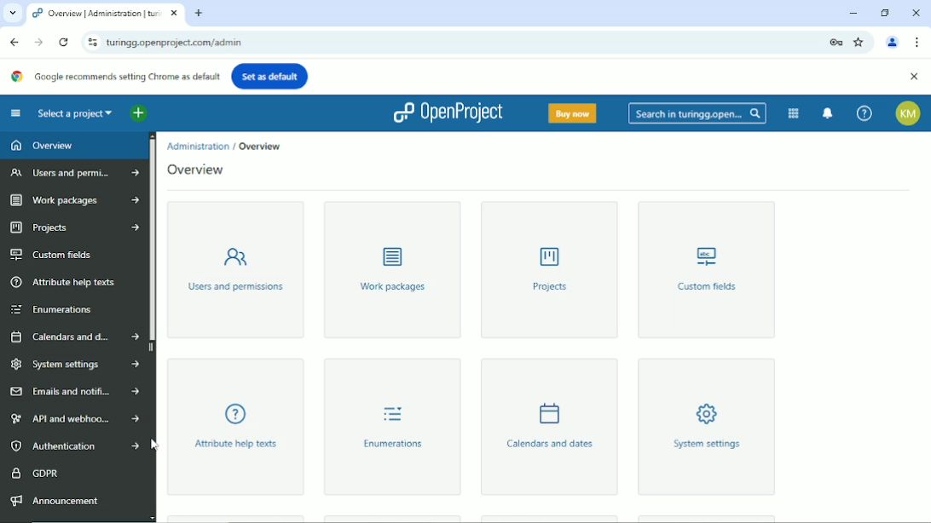 This screenshot has width=931, height=523. I want to click on Close, so click(916, 11).